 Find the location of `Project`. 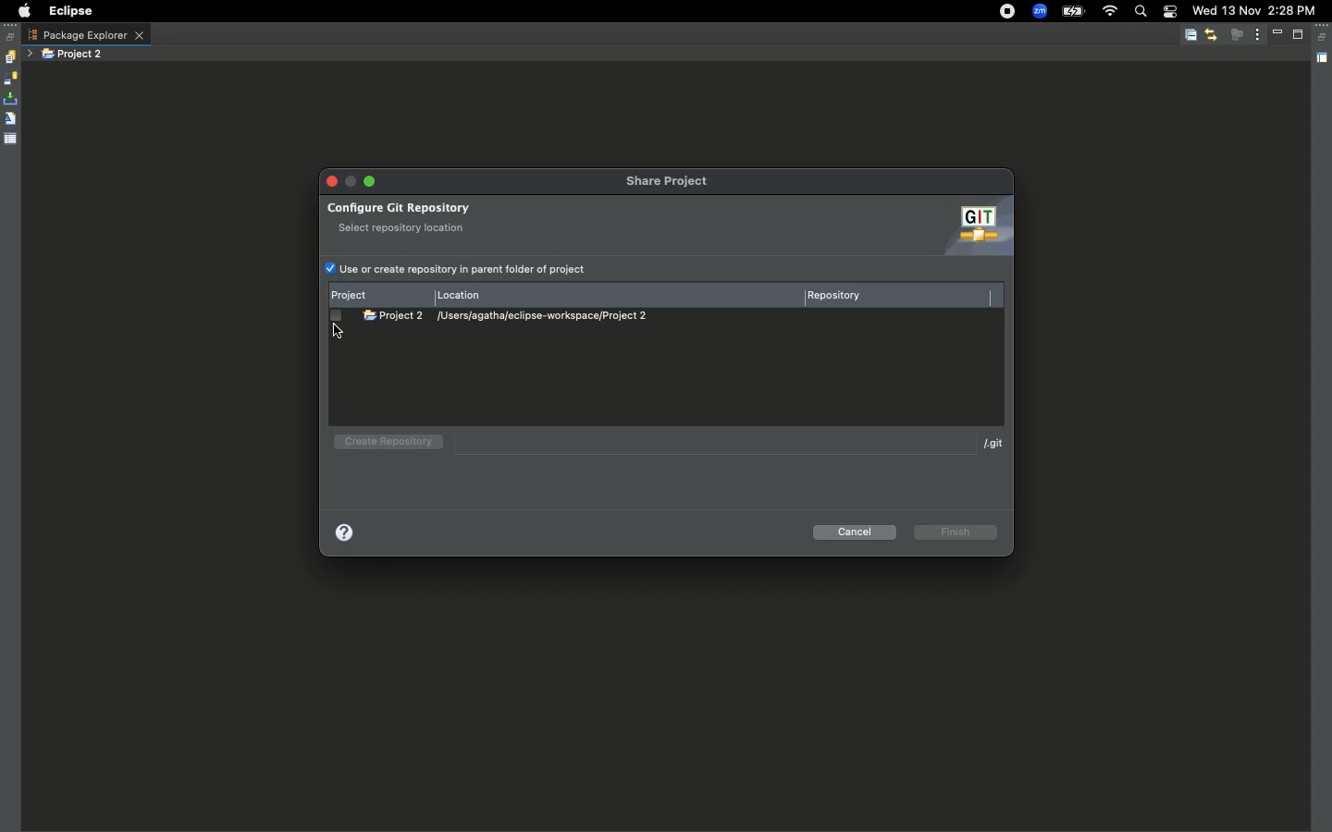

Project is located at coordinates (360, 293).